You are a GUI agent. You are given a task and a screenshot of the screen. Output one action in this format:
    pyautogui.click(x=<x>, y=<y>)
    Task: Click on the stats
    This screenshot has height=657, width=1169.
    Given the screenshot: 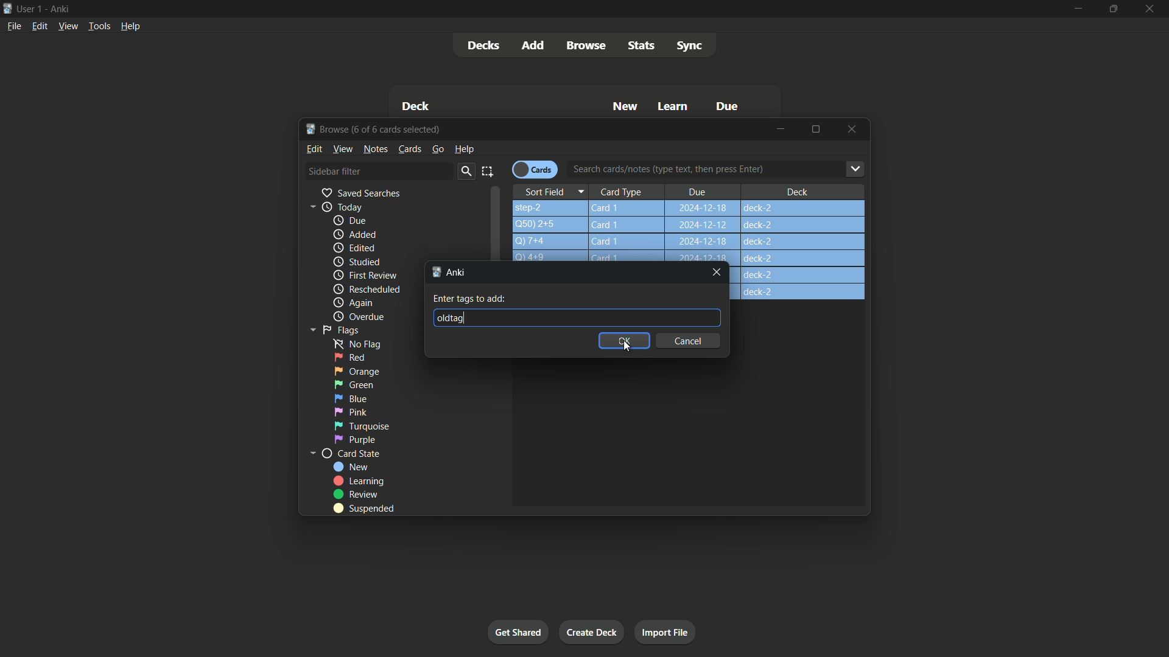 What is the action you would take?
    pyautogui.click(x=644, y=44)
    